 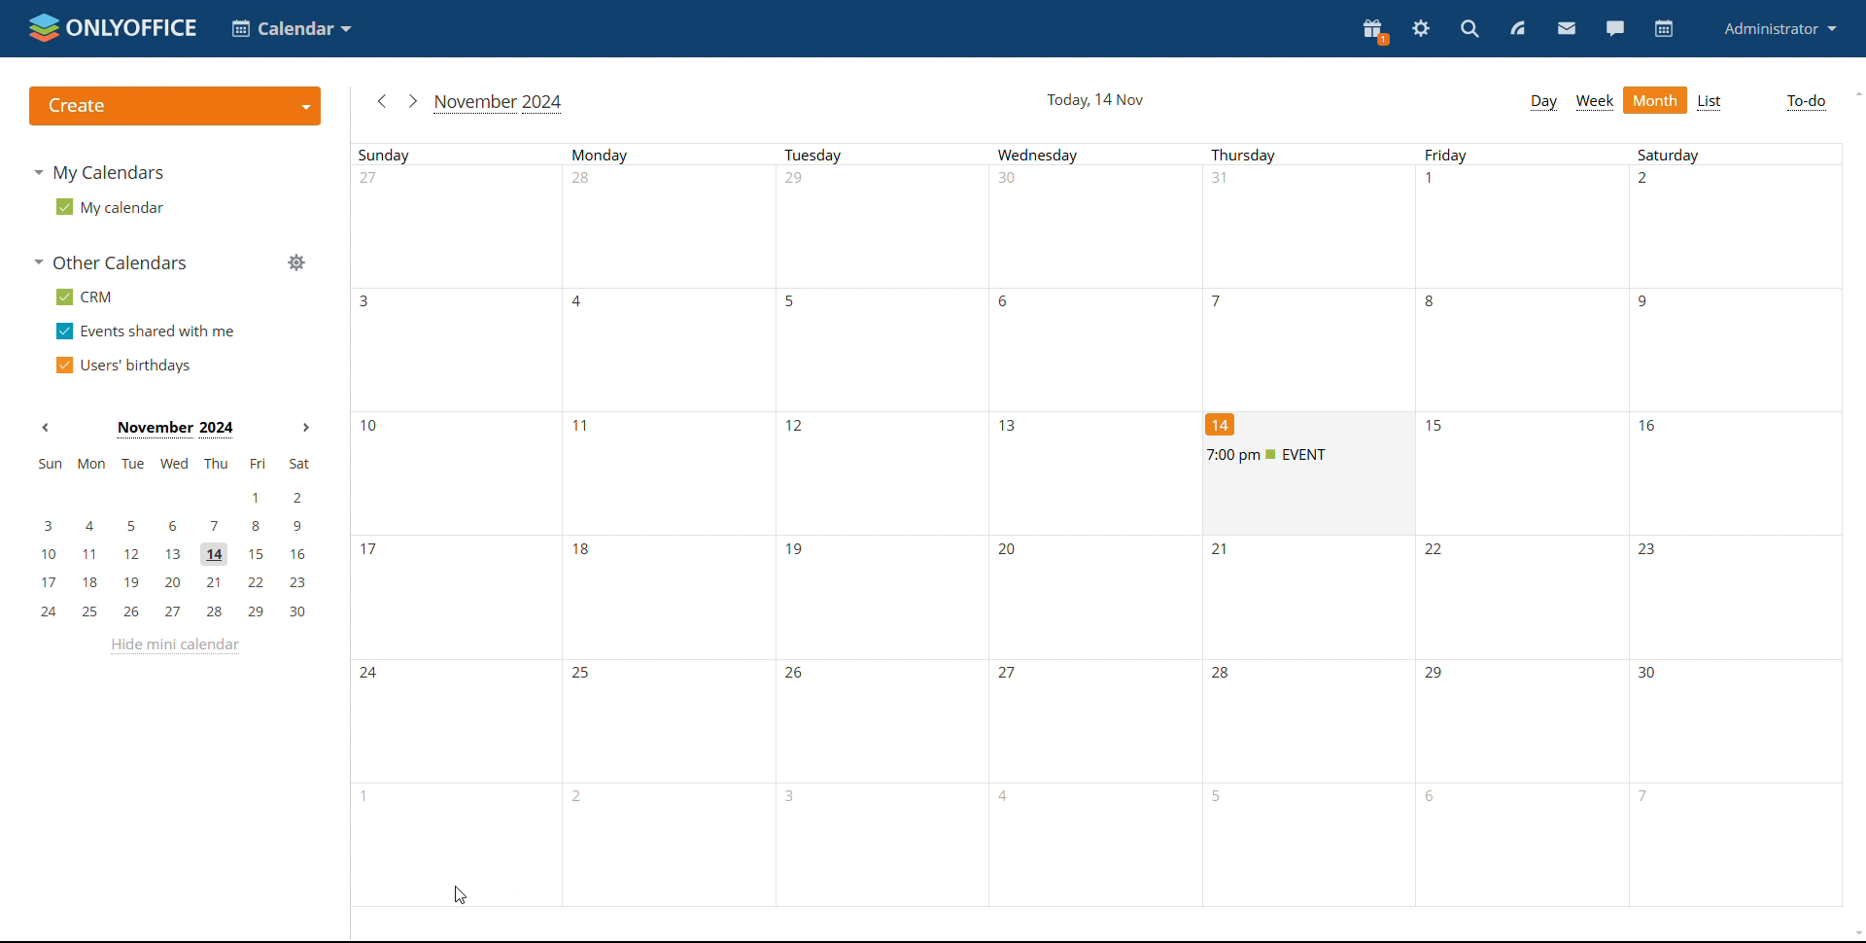 What do you see at coordinates (984, 475) in the screenshot?
I see `days of a month` at bounding box center [984, 475].